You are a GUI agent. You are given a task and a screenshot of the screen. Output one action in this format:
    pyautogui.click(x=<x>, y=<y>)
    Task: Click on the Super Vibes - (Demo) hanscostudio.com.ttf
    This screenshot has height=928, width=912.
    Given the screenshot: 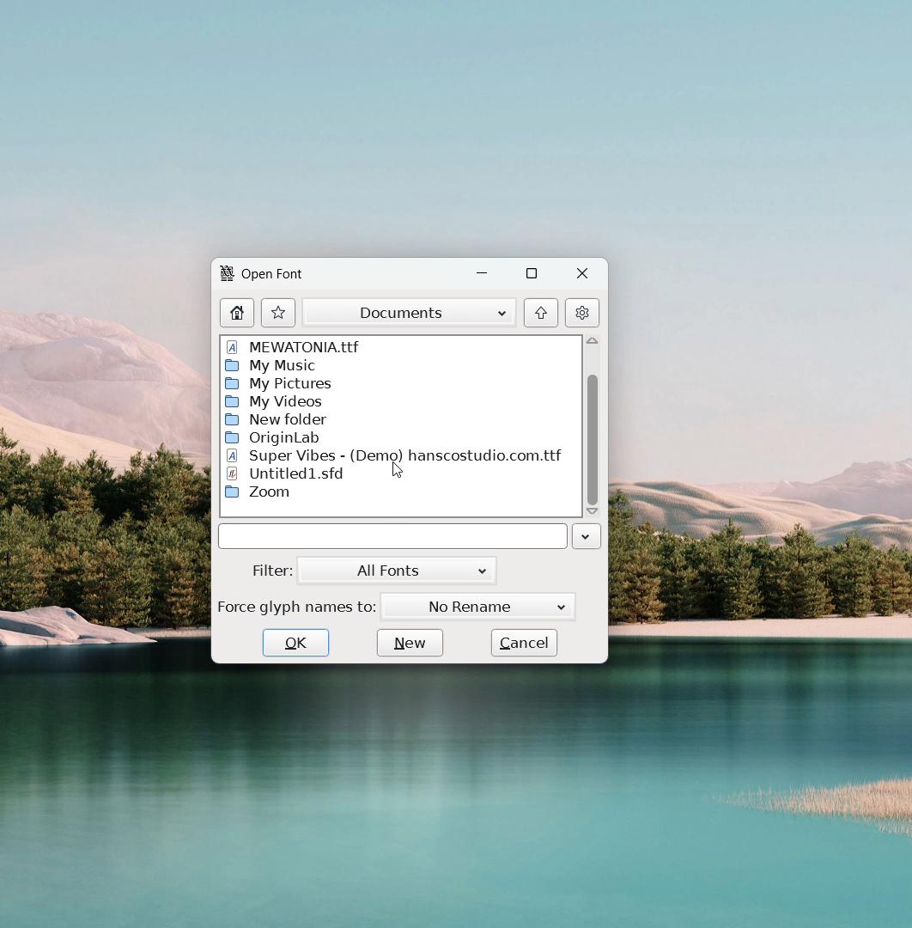 What is the action you would take?
    pyautogui.click(x=401, y=457)
    